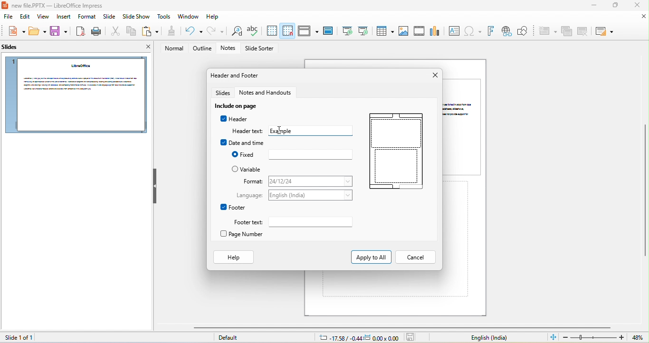  What do you see at coordinates (223, 93) in the screenshot?
I see `slides` at bounding box center [223, 93].